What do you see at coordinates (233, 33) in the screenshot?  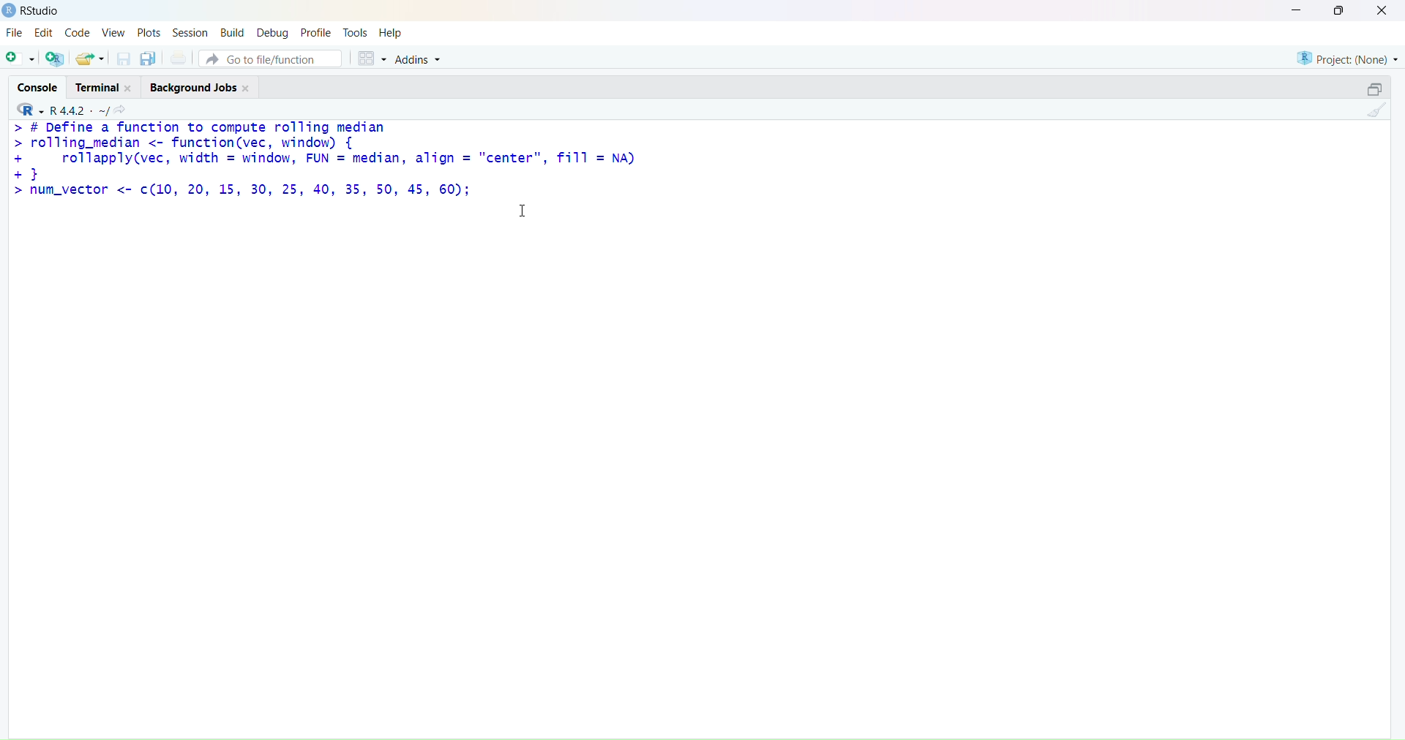 I see `build` at bounding box center [233, 33].